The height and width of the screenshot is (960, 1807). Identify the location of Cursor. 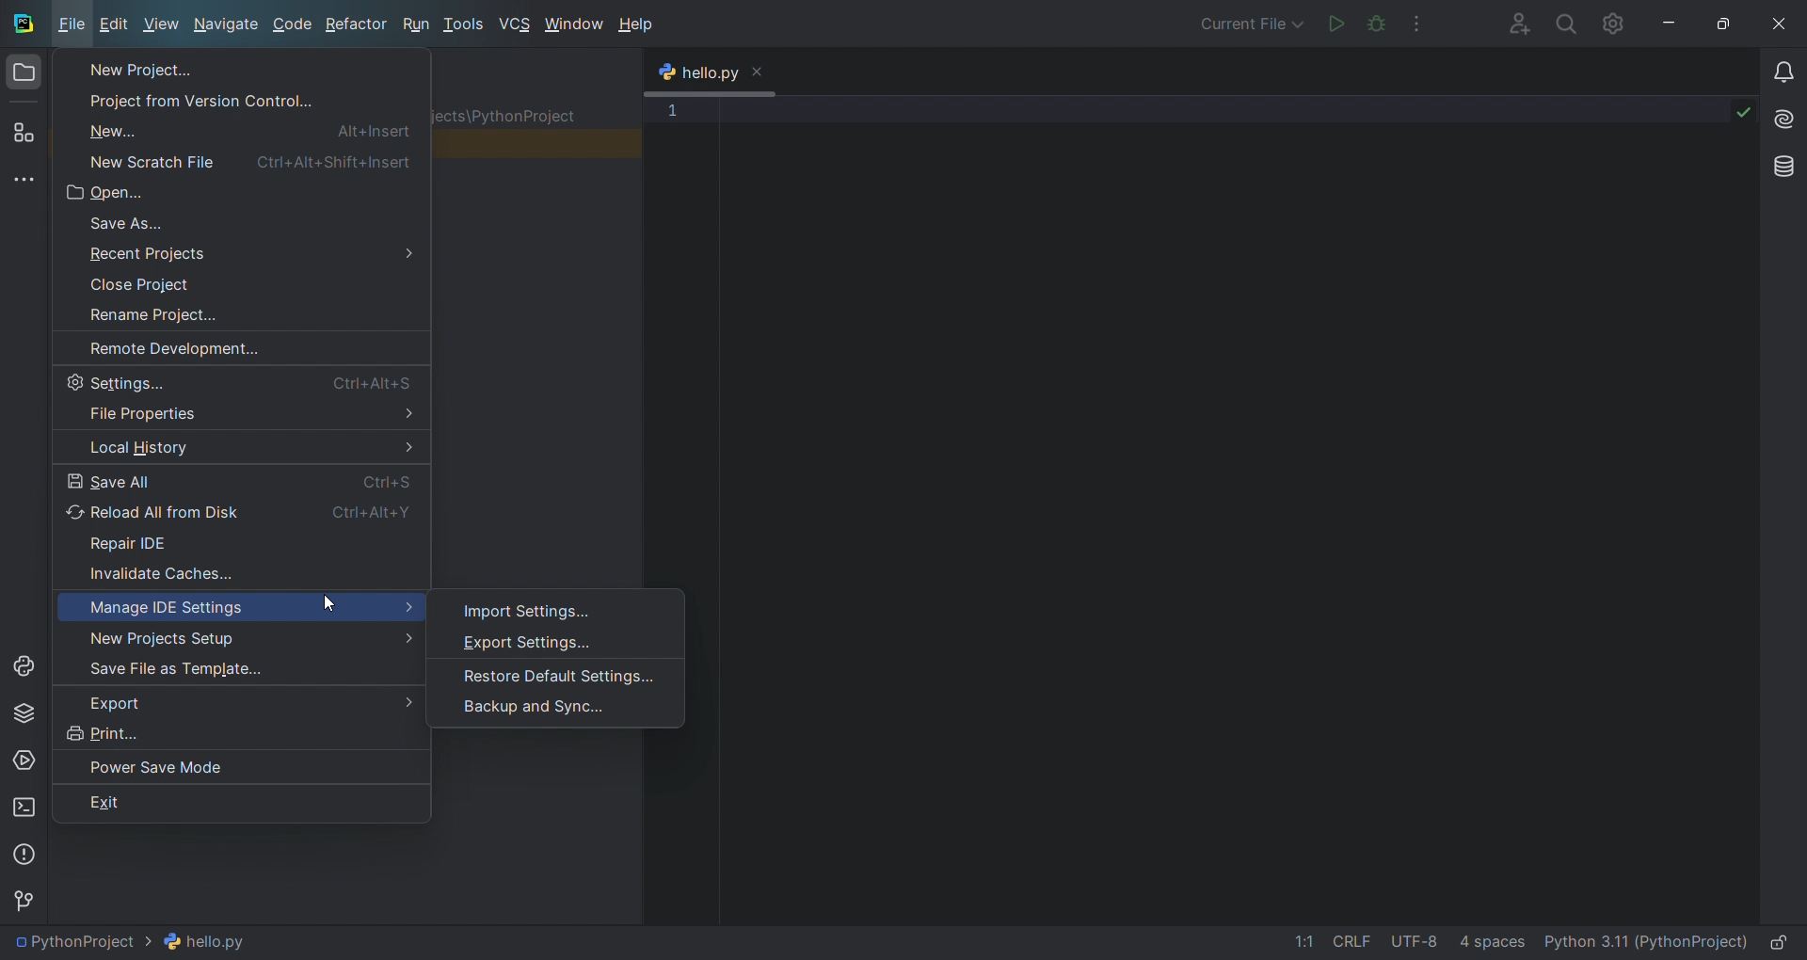
(328, 606).